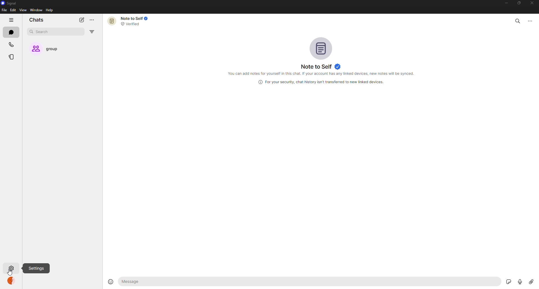 Image resolution: width=539 pixels, height=289 pixels. I want to click on view, so click(23, 10).